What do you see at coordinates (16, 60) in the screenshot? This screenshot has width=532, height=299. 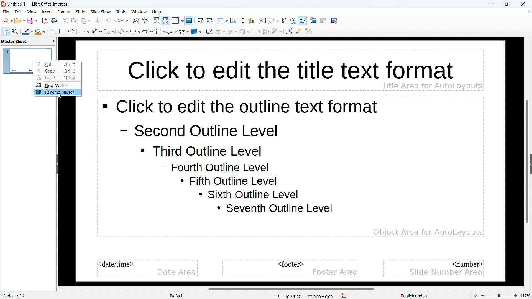 I see `master slide name: default` at bounding box center [16, 60].